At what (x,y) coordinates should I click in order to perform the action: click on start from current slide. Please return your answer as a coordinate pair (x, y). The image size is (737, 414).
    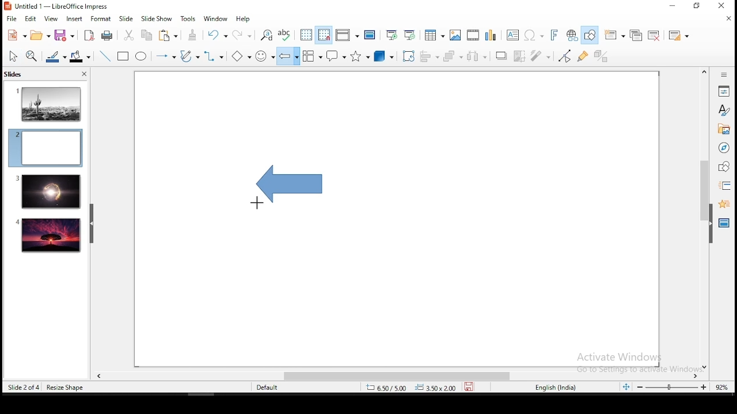
    Looking at the image, I should click on (411, 34).